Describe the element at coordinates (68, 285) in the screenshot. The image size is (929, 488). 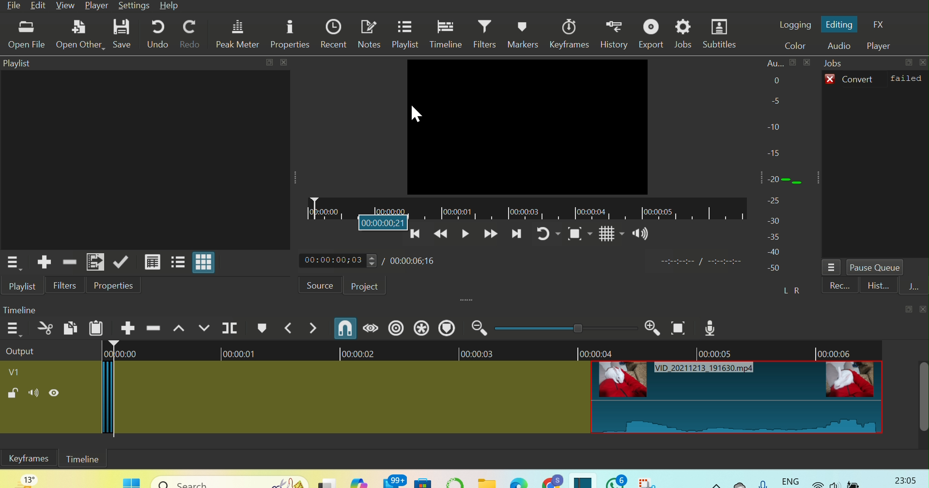
I see `Filters` at that location.